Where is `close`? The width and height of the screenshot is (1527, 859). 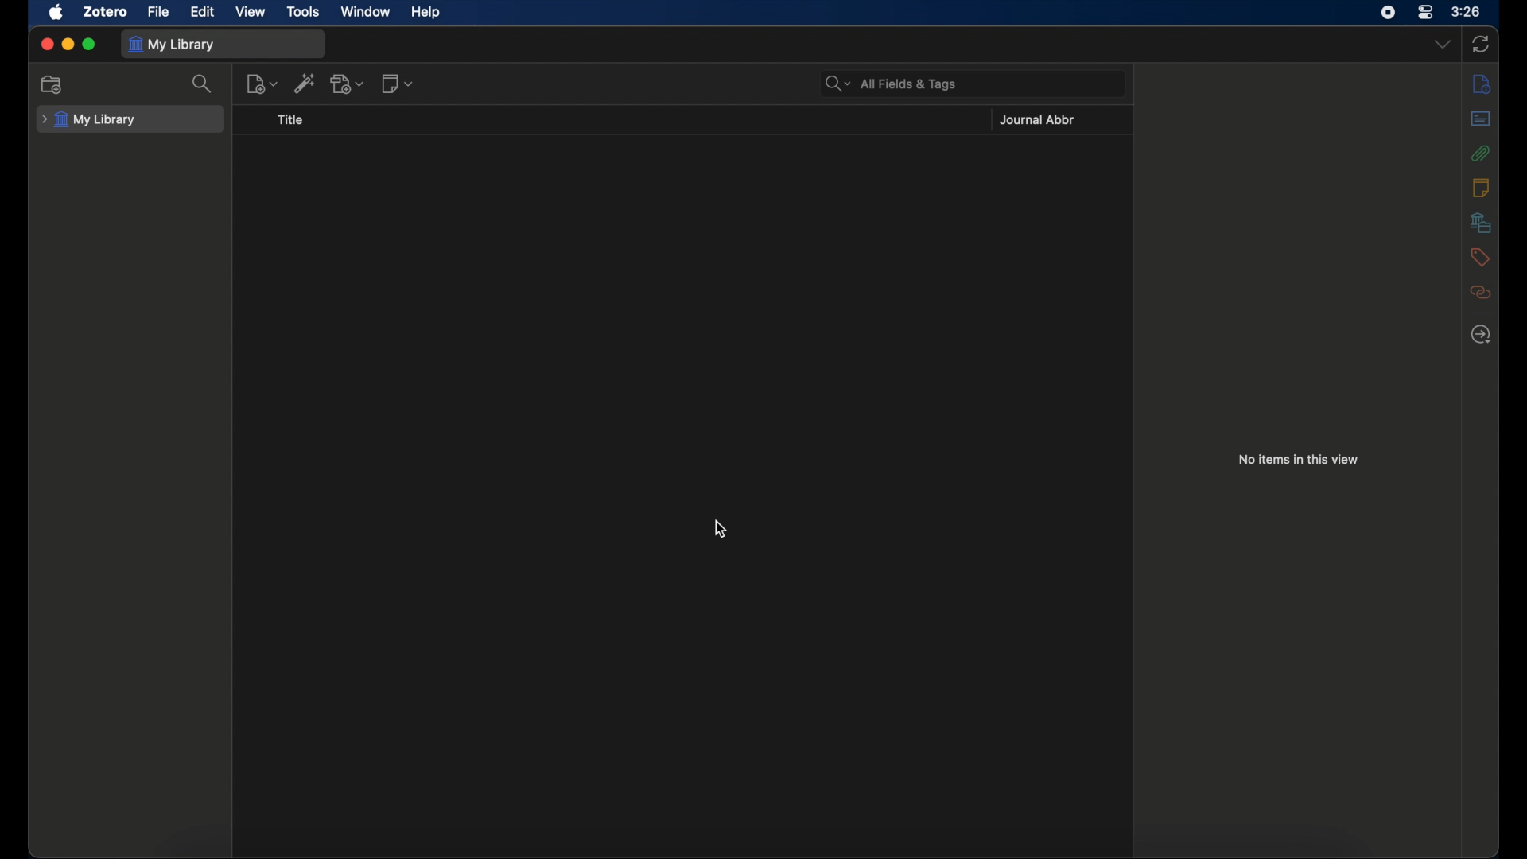 close is located at coordinates (46, 44).